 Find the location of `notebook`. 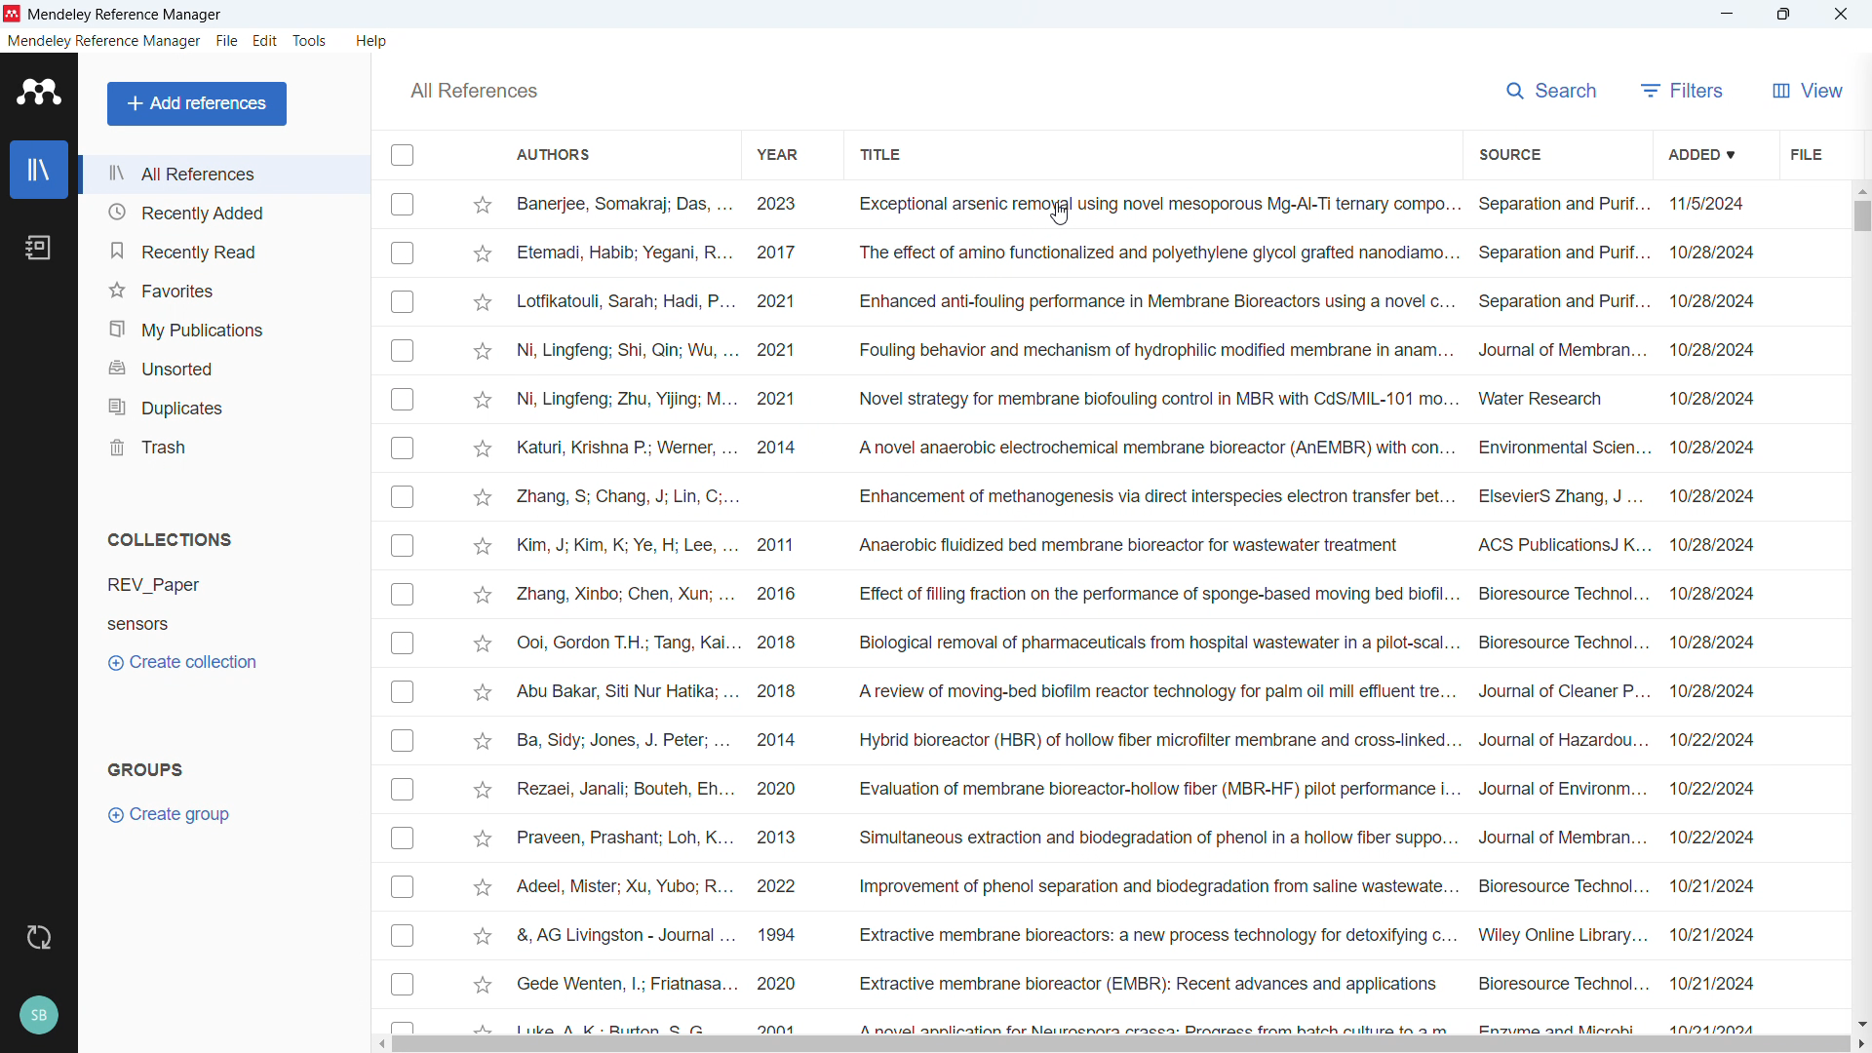

notebook is located at coordinates (39, 248).